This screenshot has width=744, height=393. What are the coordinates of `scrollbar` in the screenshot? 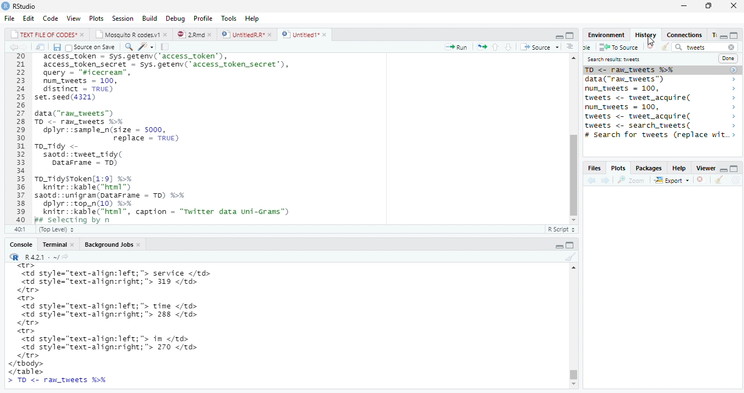 It's located at (739, 111).